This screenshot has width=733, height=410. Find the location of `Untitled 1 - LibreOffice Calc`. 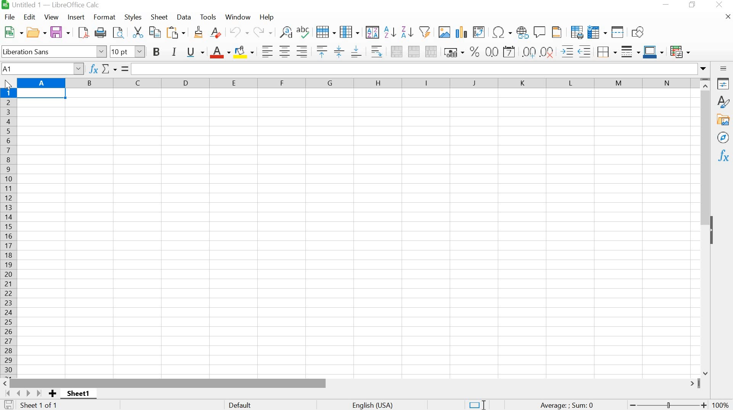

Untitled 1 - LibreOffice Calc is located at coordinates (56, 5).